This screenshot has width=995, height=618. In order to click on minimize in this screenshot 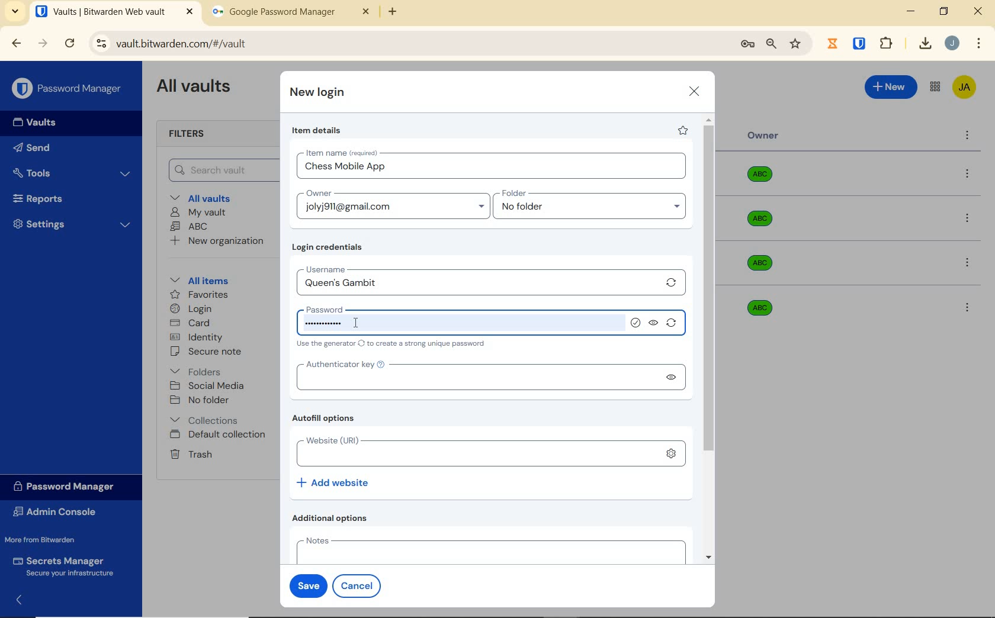, I will do `click(910, 11)`.